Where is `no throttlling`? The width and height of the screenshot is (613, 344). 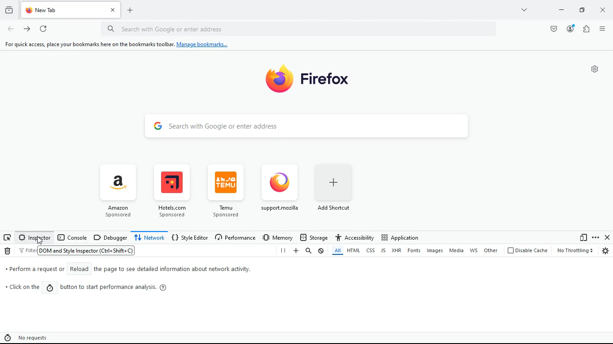 no throttlling is located at coordinates (574, 250).